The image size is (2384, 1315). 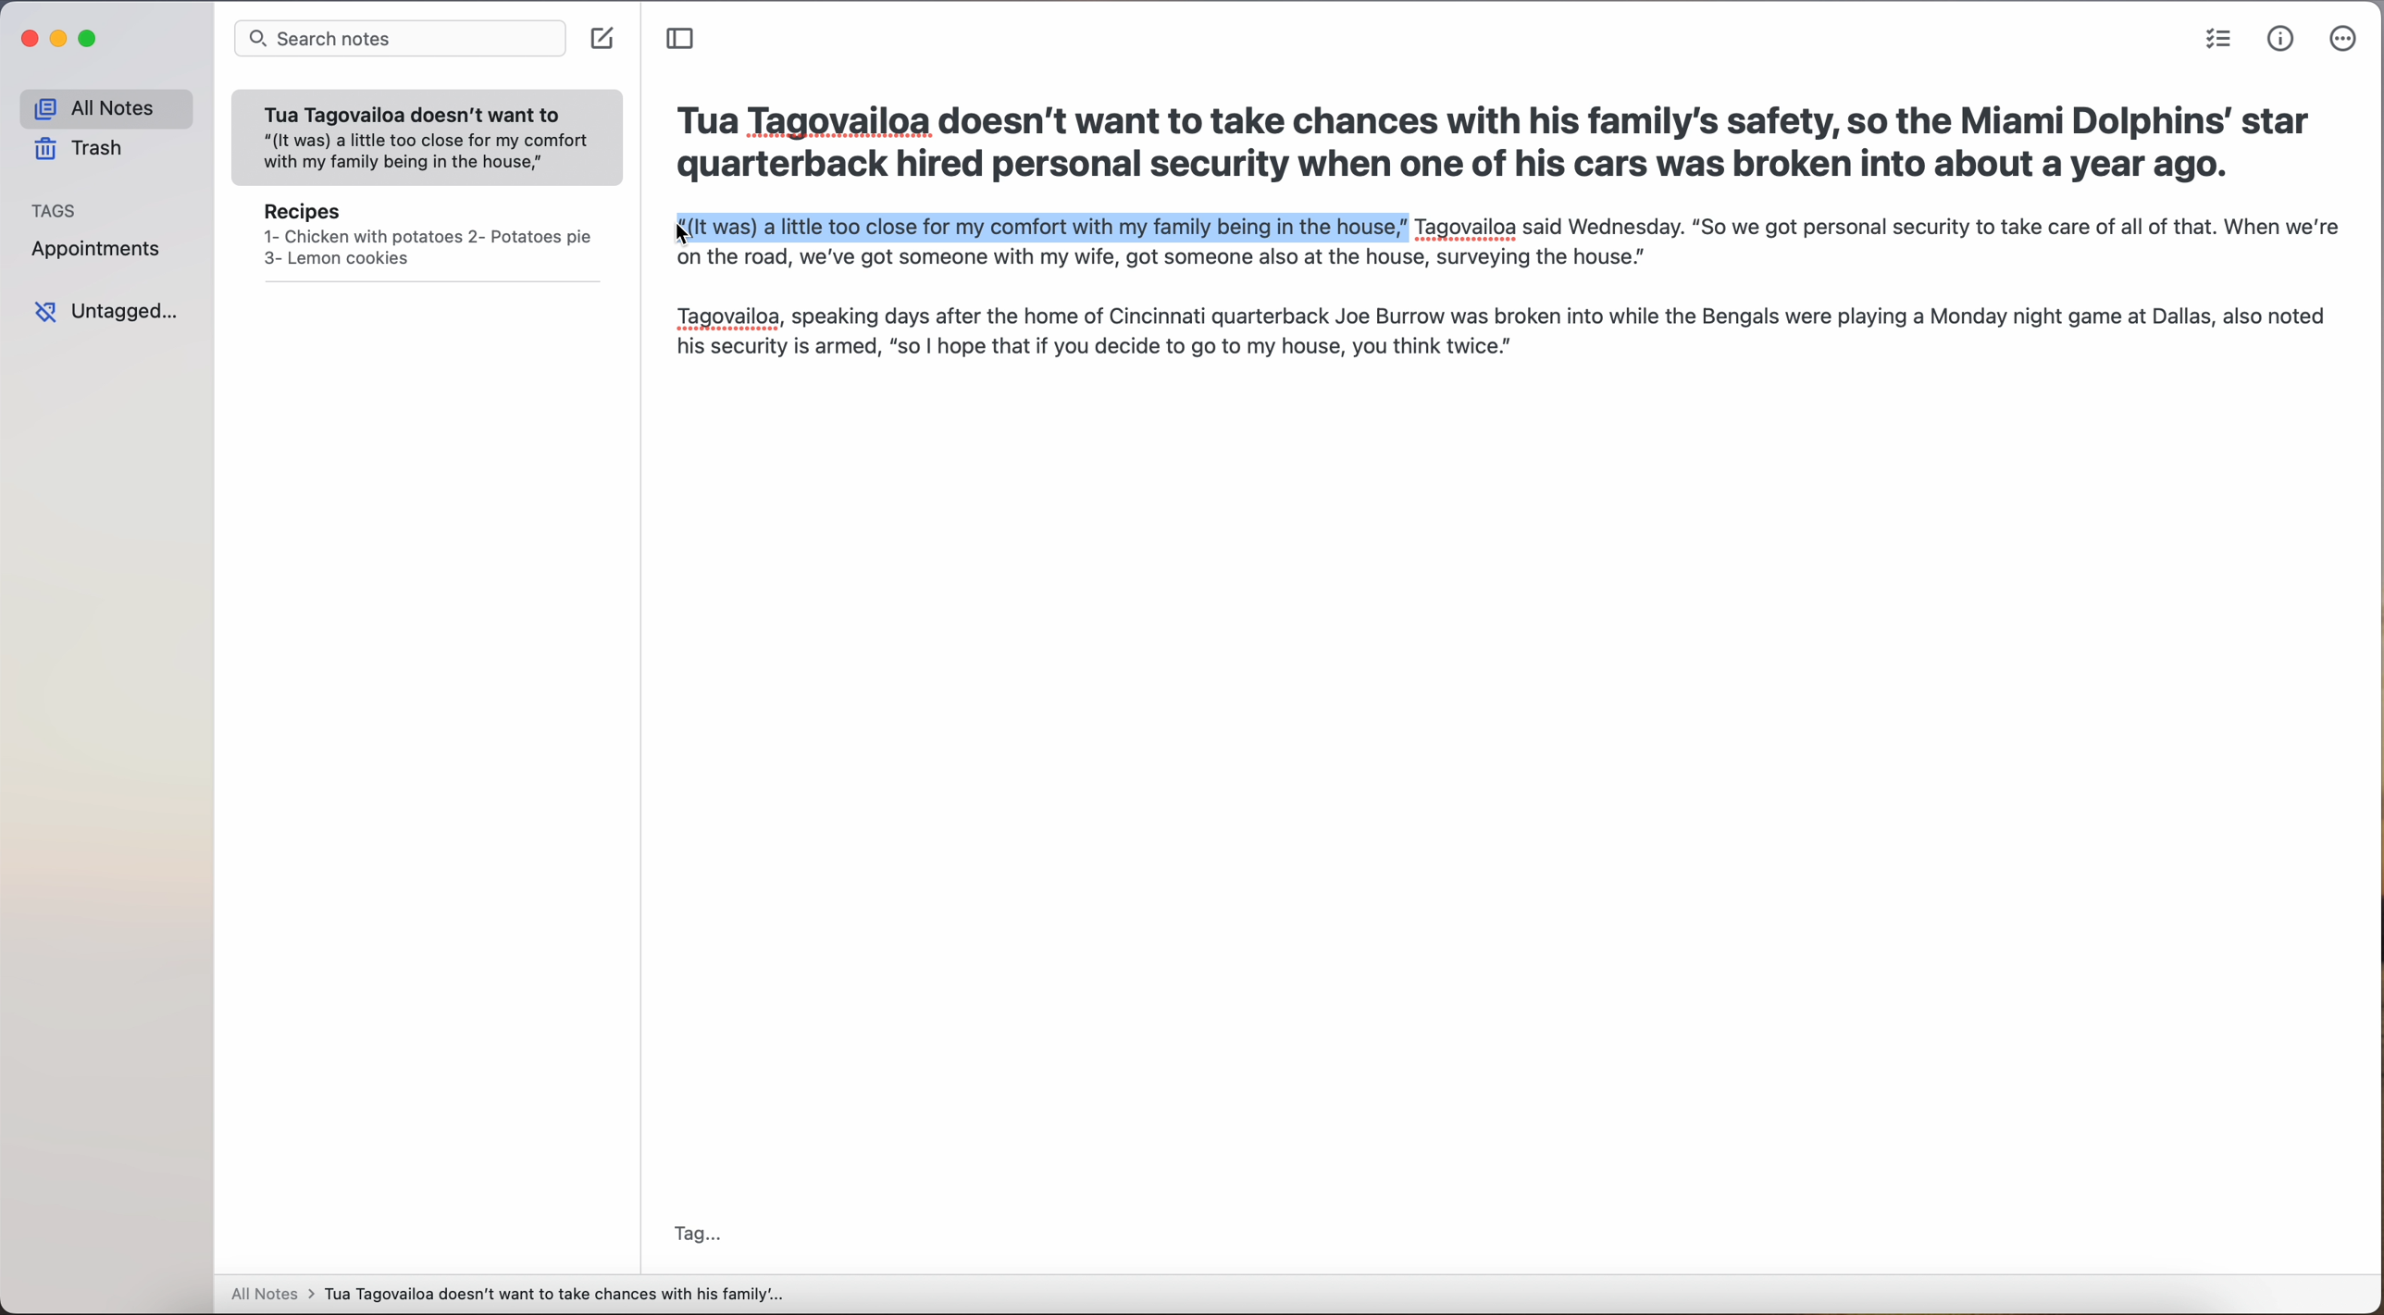 I want to click on toggle sidebar, so click(x=682, y=39).